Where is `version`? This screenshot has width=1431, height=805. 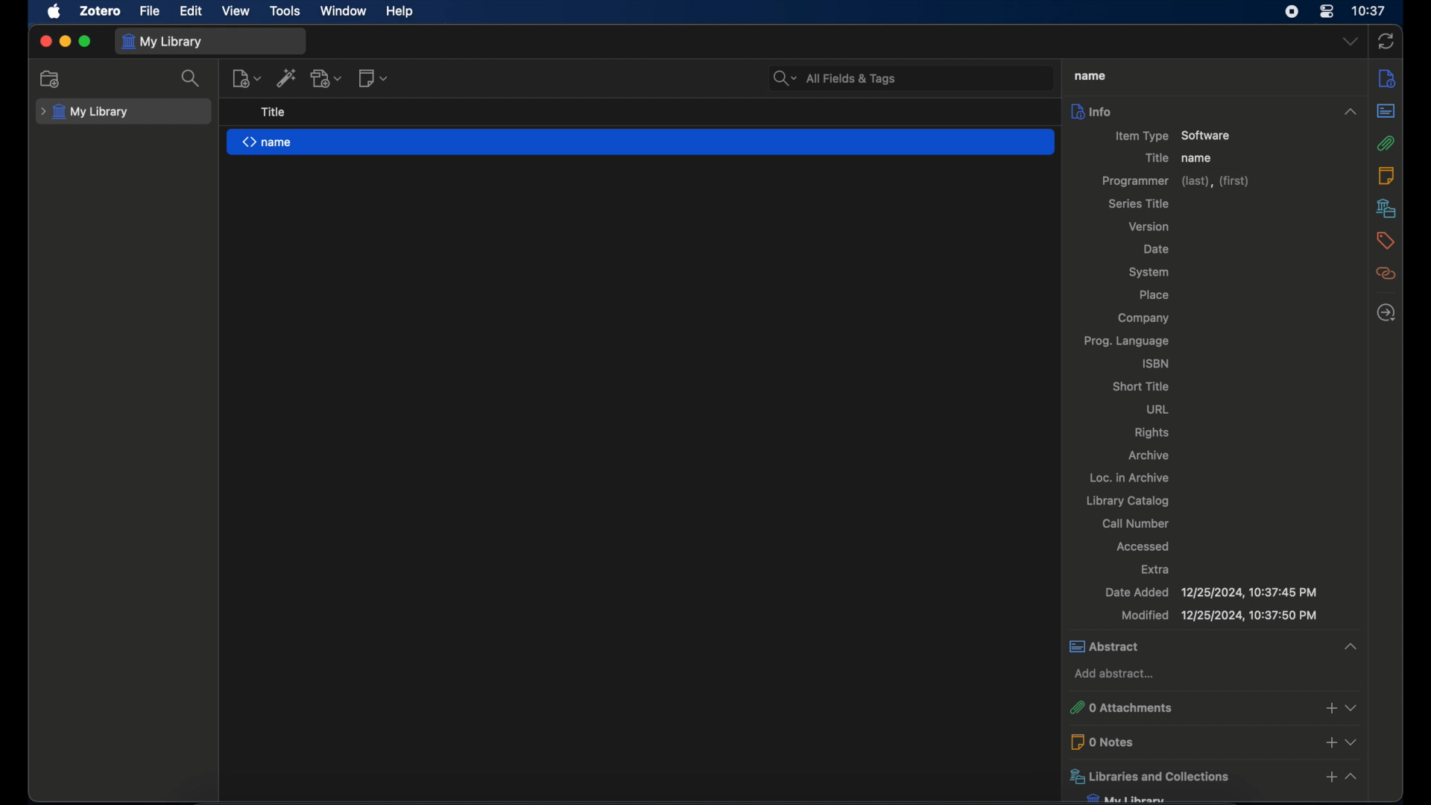
version is located at coordinates (1150, 227).